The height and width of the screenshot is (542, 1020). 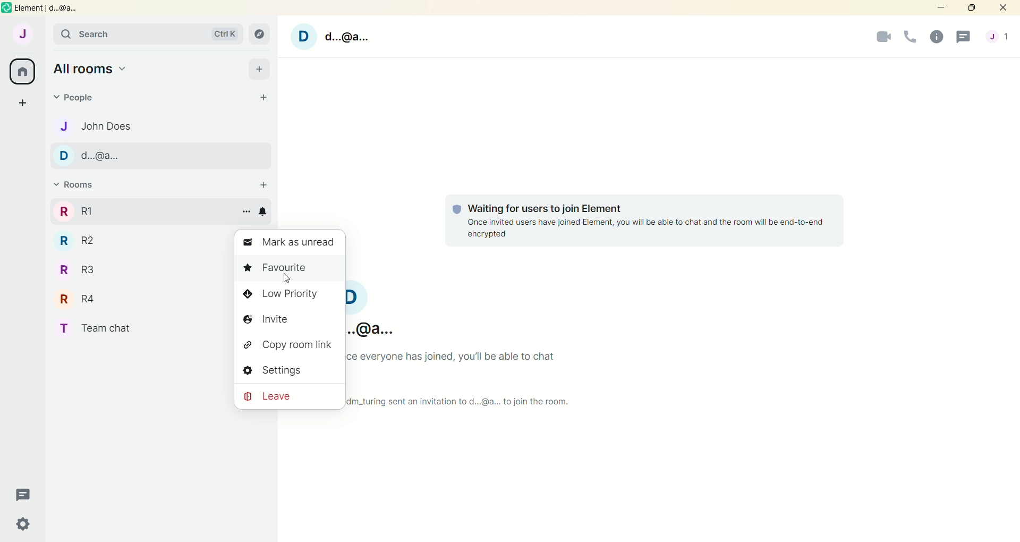 What do you see at coordinates (23, 493) in the screenshot?
I see `New Chat` at bounding box center [23, 493].